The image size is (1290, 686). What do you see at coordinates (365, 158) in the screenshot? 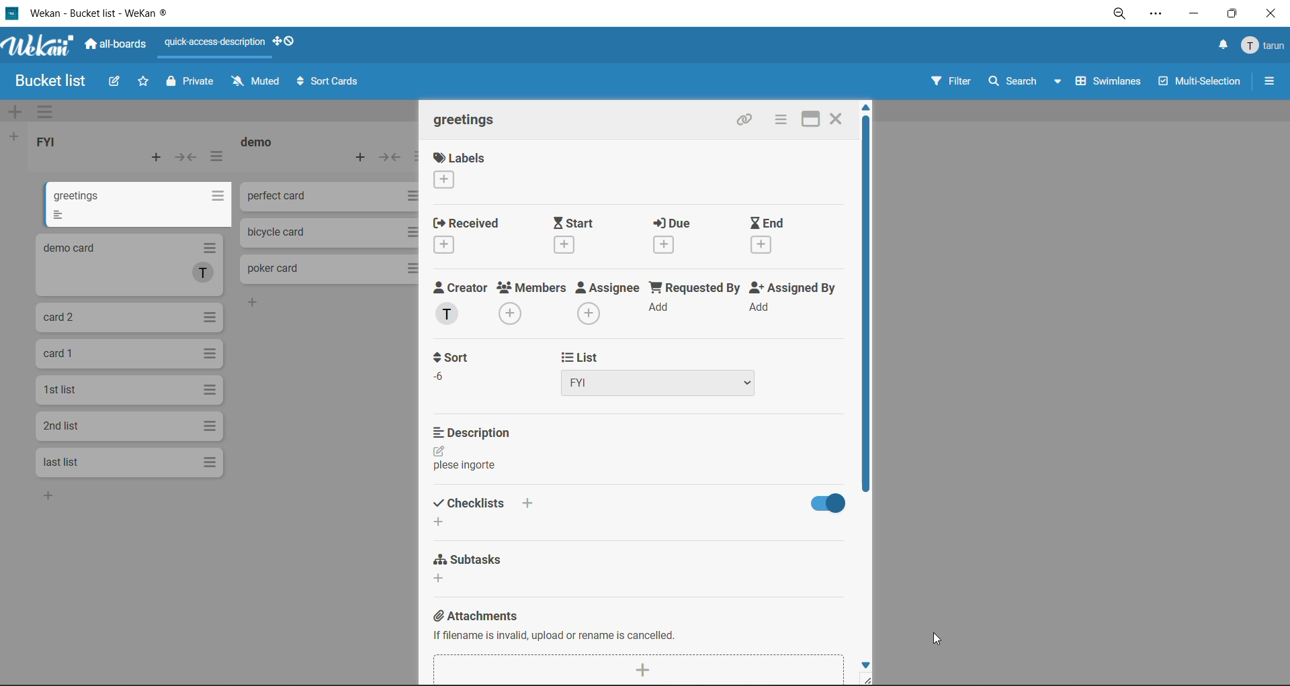
I see `add card` at bounding box center [365, 158].